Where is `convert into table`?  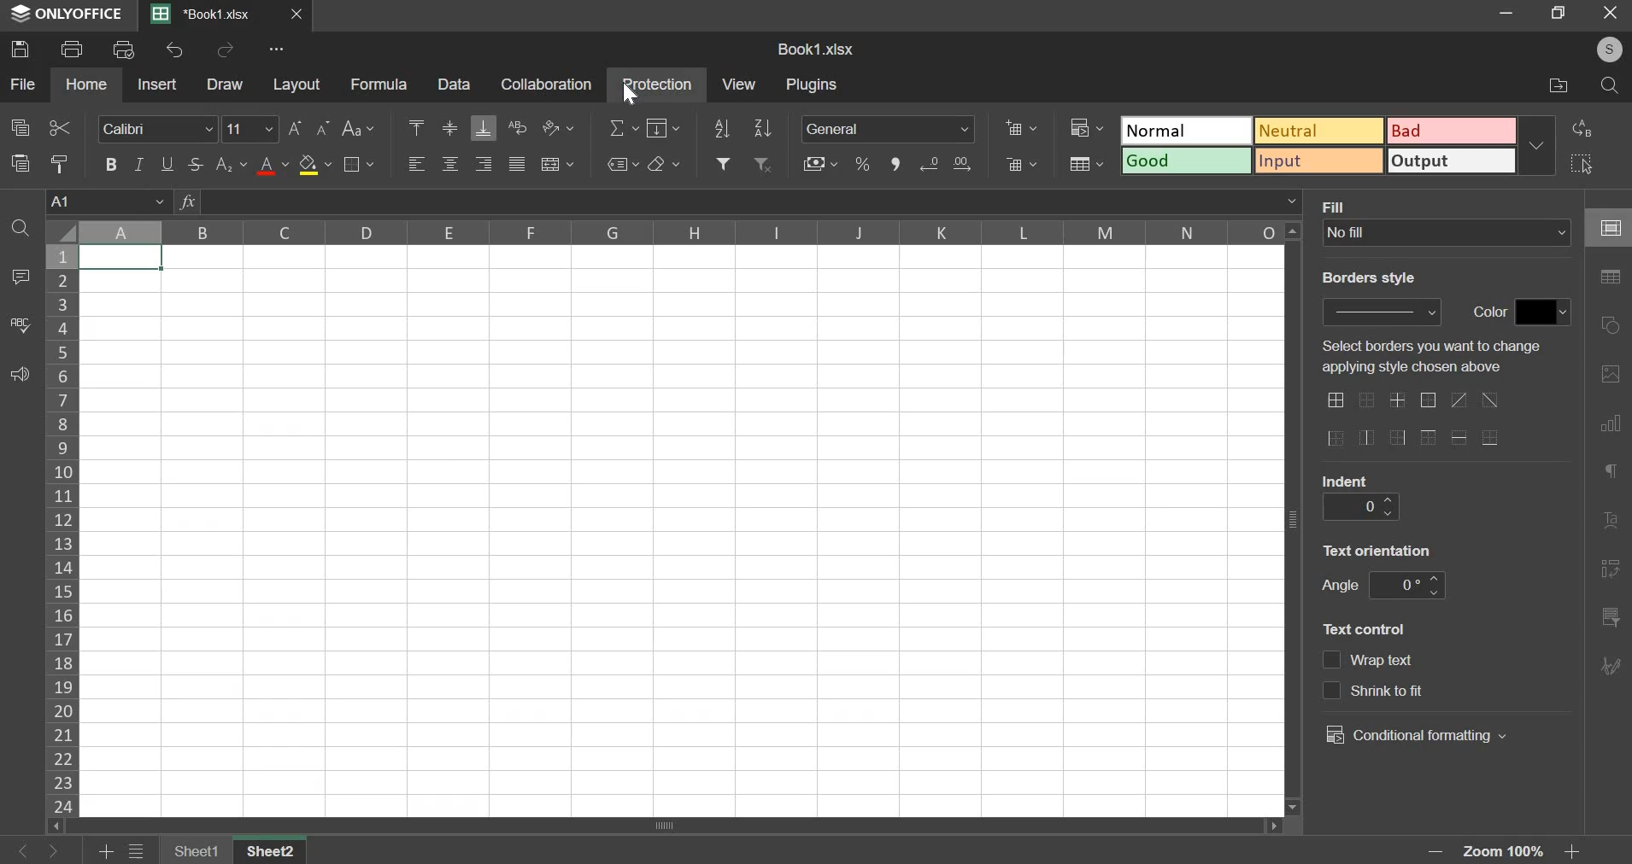 convert into table is located at coordinates (1089, 164).